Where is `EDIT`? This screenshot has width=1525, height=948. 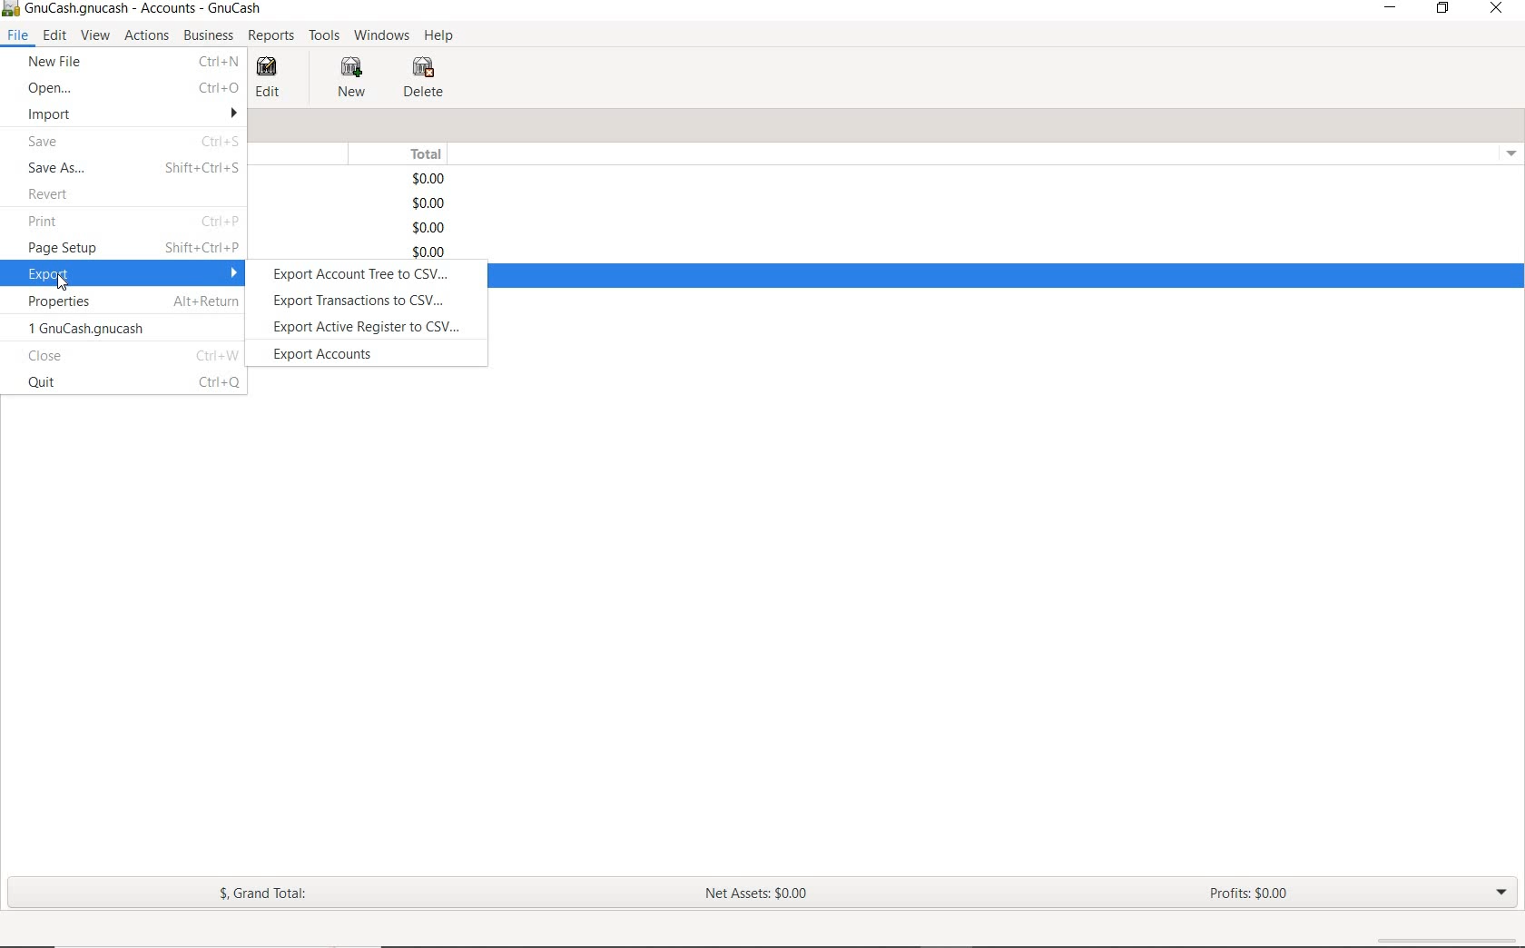
EDIT is located at coordinates (55, 36).